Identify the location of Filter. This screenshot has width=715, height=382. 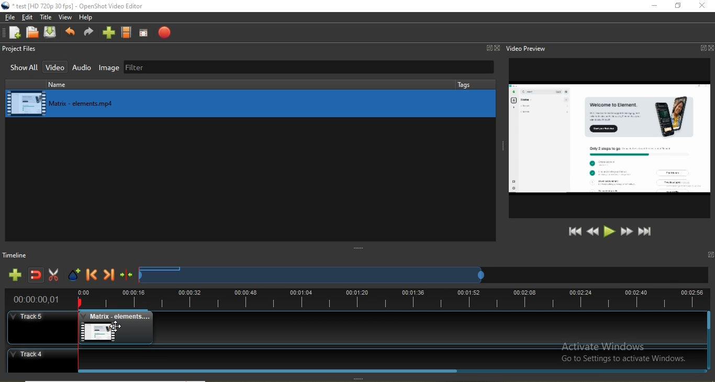
(309, 68).